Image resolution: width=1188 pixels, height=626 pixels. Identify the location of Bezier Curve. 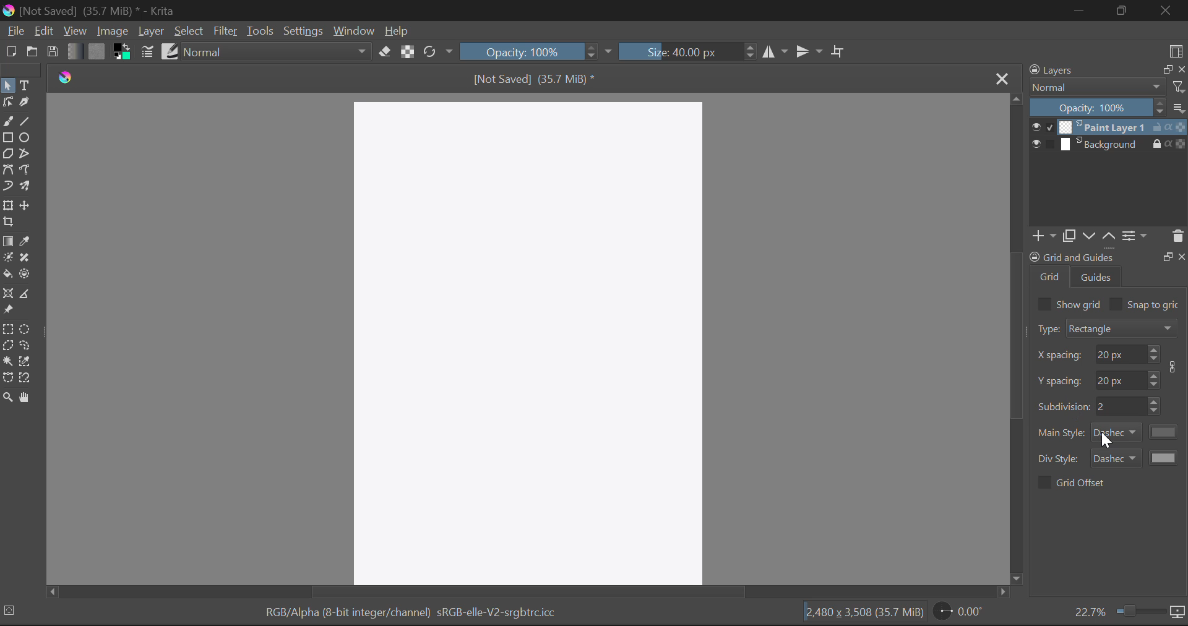
(9, 172).